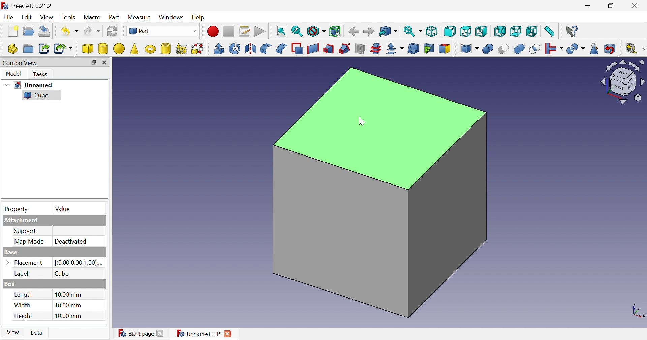 This screenshot has width=647, height=340. What do you see at coordinates (298, 49) in the screenshot?
I see `Make face from wires` at bounding box center [298, 49].